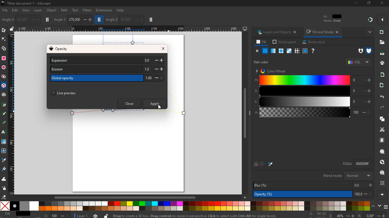  I want to click on file, so click(5, 10).